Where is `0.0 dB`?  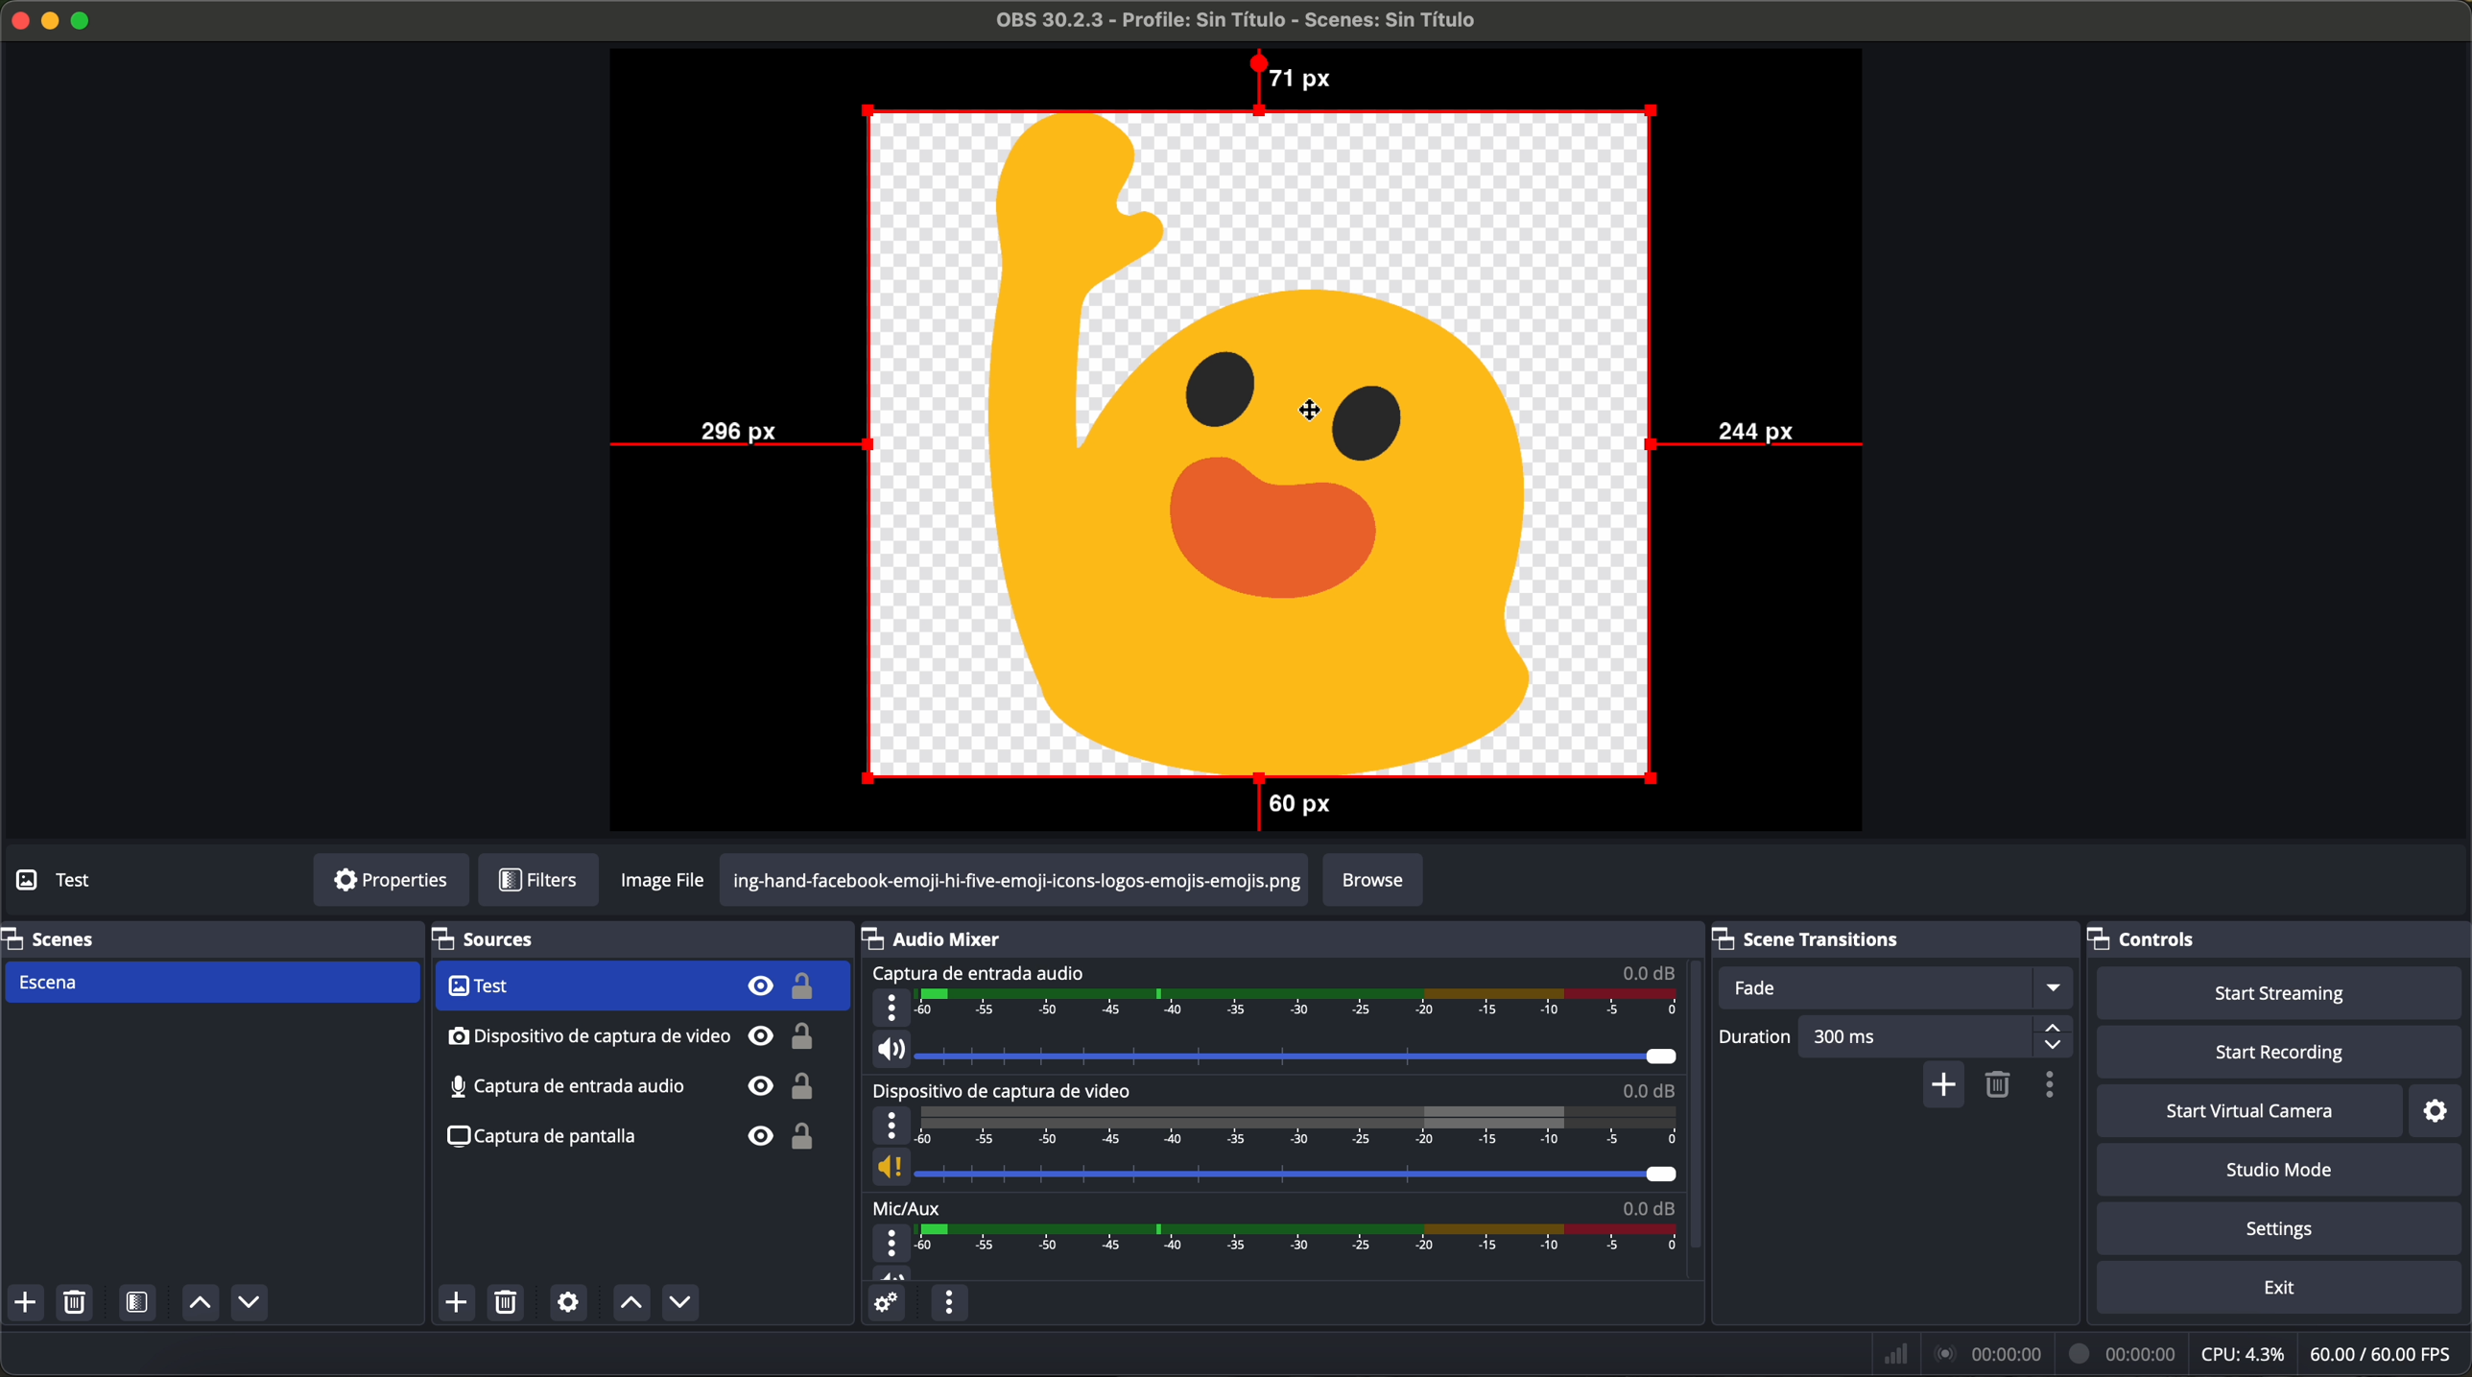
0.0 dB is located at coordinates (1648, 1204).